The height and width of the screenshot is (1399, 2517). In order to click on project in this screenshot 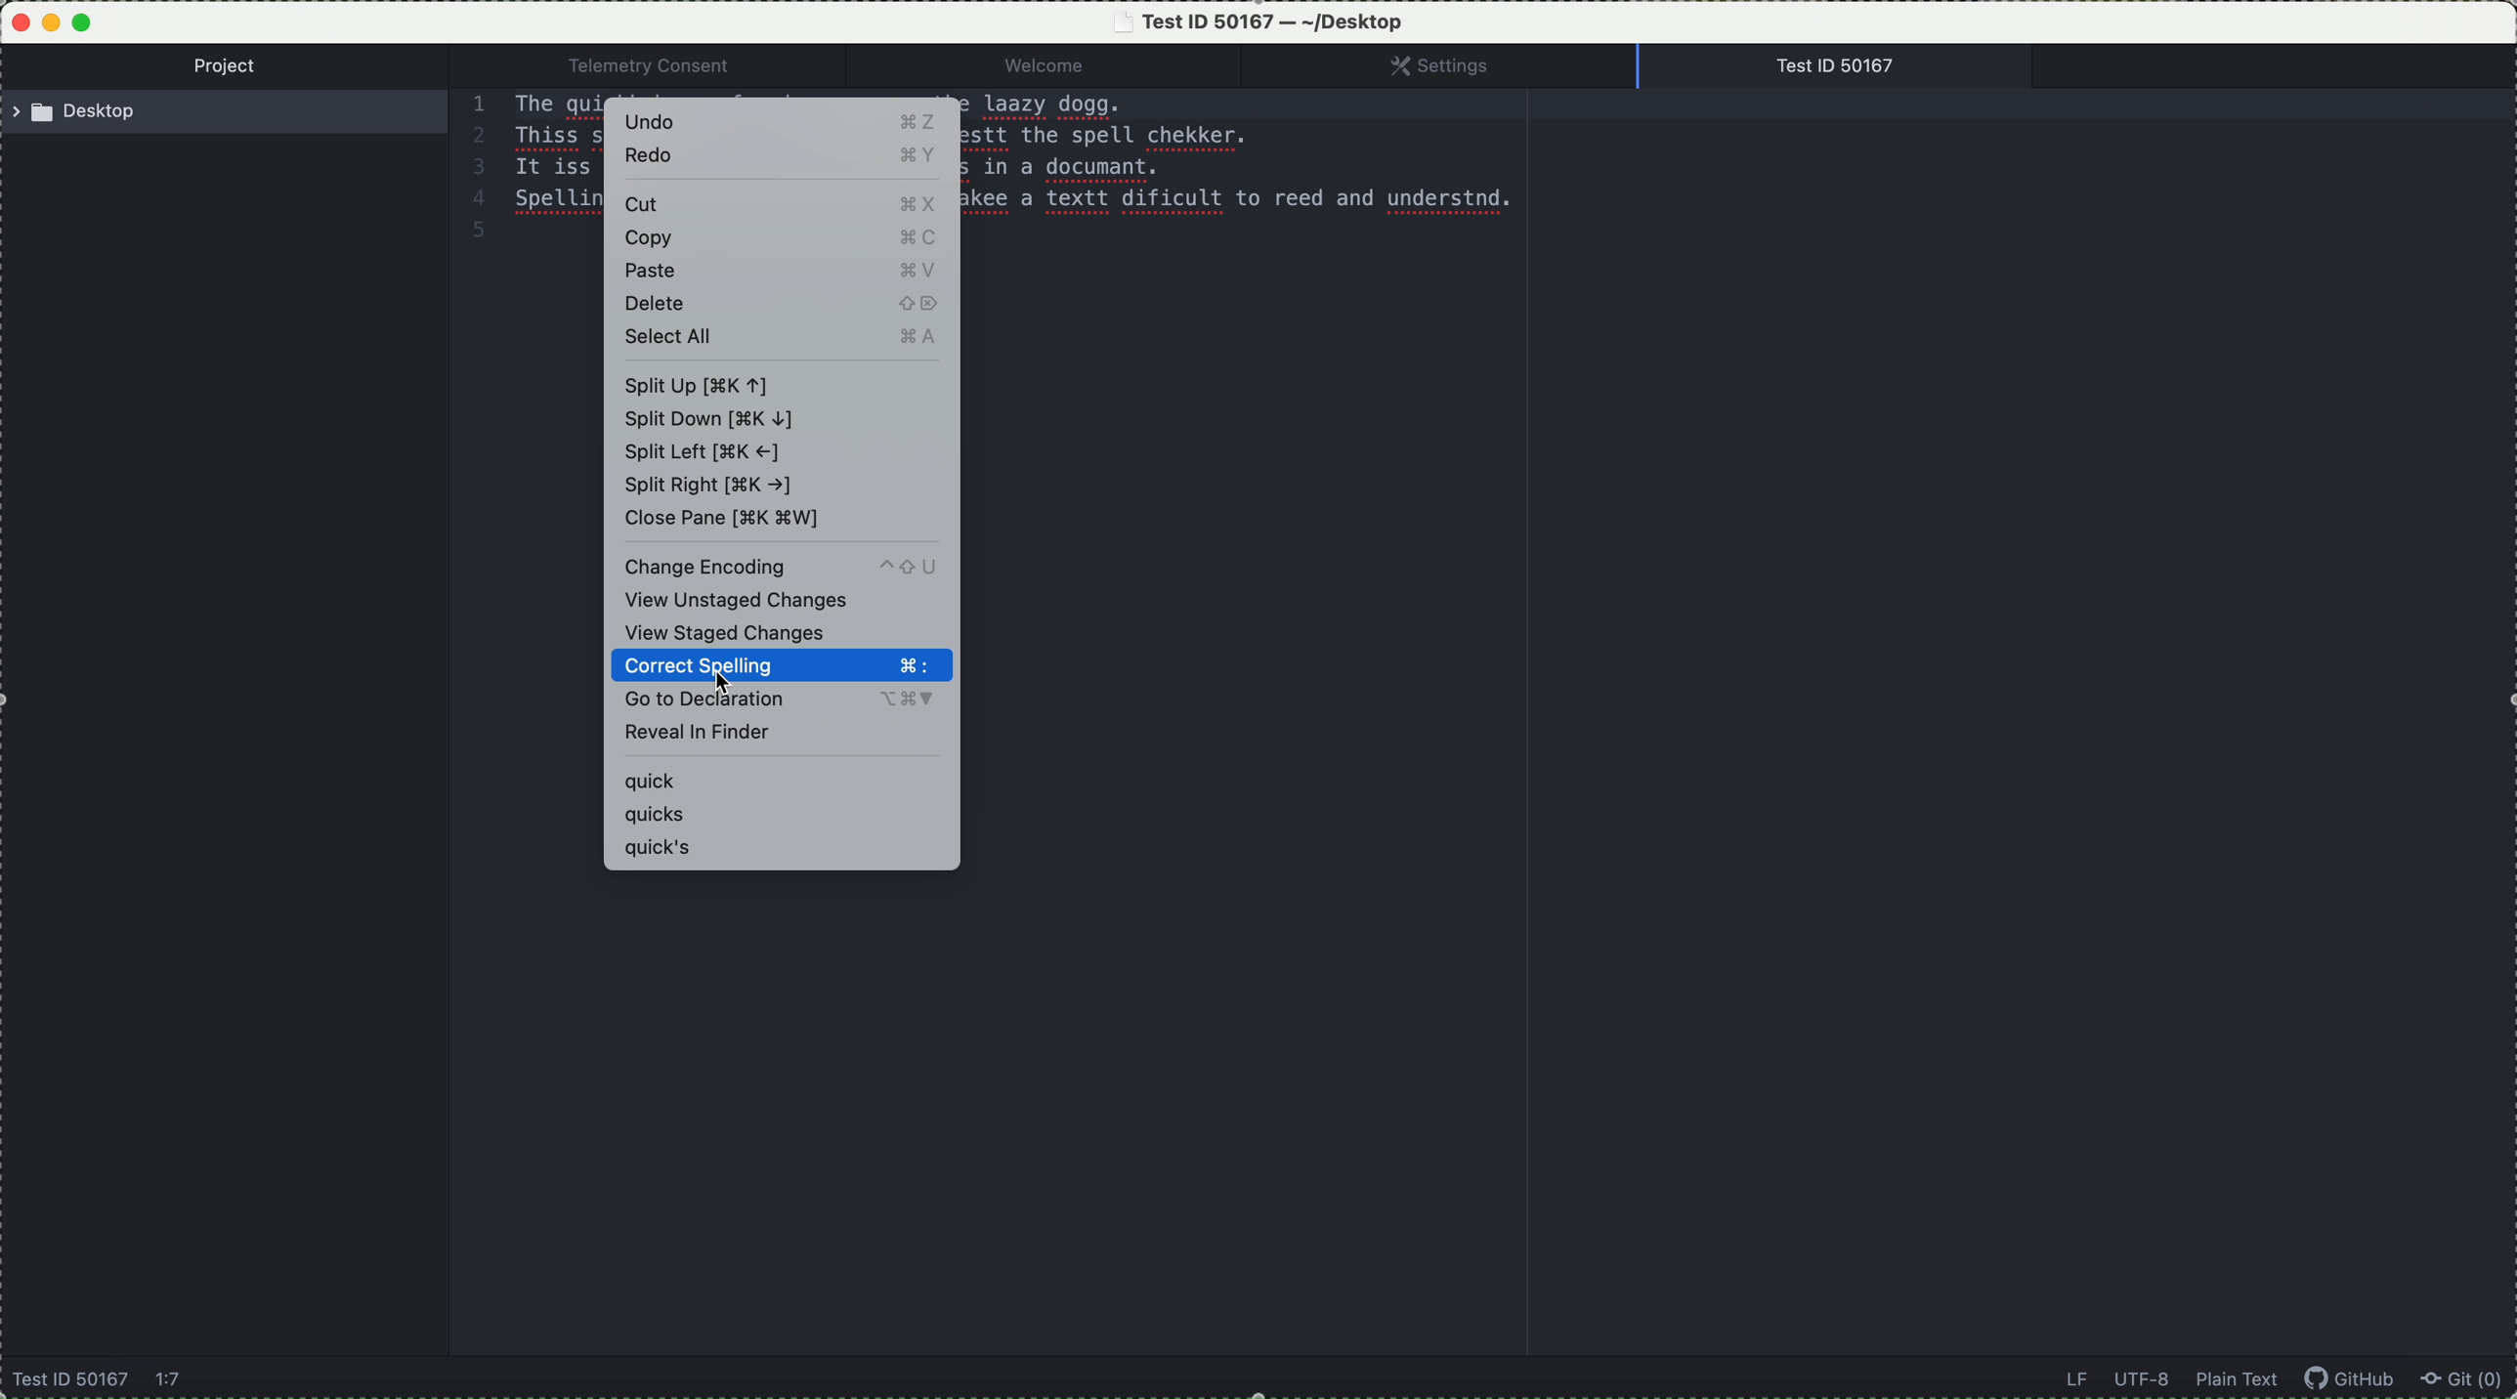, I will do `click(232, 68)`.